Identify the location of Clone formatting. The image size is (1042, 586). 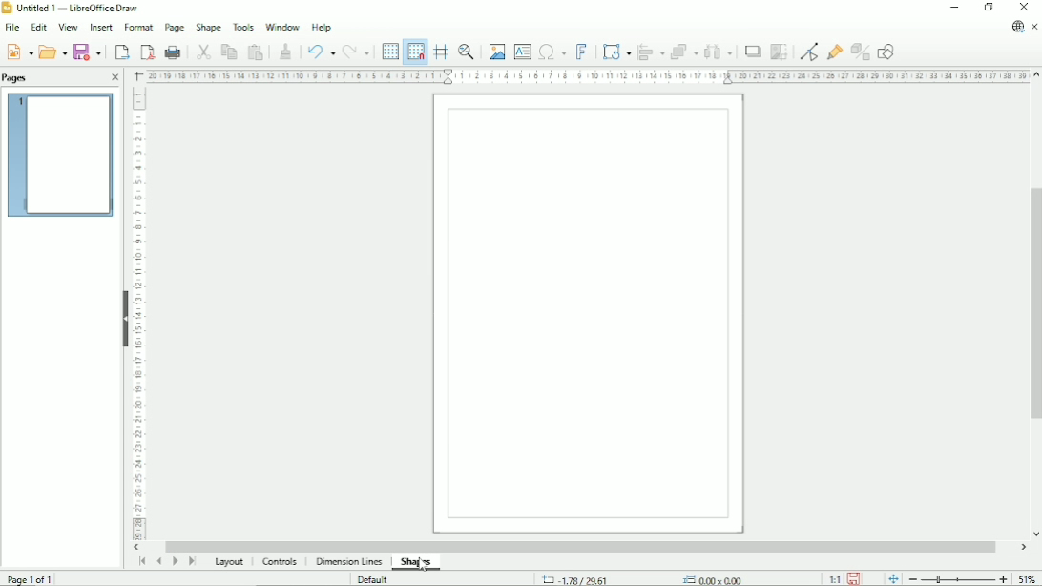
(284, 50).